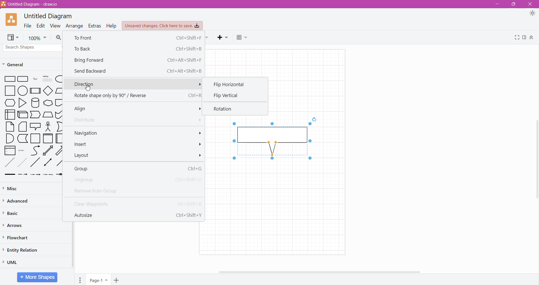 Image resolution: width=539 pixels, height=285 pixels. Describe the element at coordinates (10, 127) in the screenshot. I see `Paper Sheet` at that location.